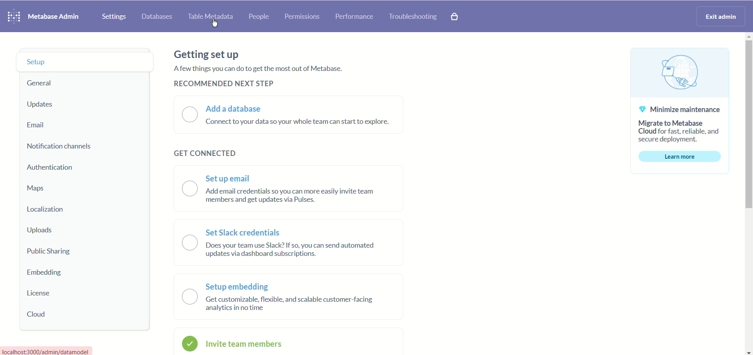 The image size is (753, 355). I want to click on Minimize maintenance. Migrate to Metabase. Cloud for fast, reliable, and secure deployment., so click(683, 125).